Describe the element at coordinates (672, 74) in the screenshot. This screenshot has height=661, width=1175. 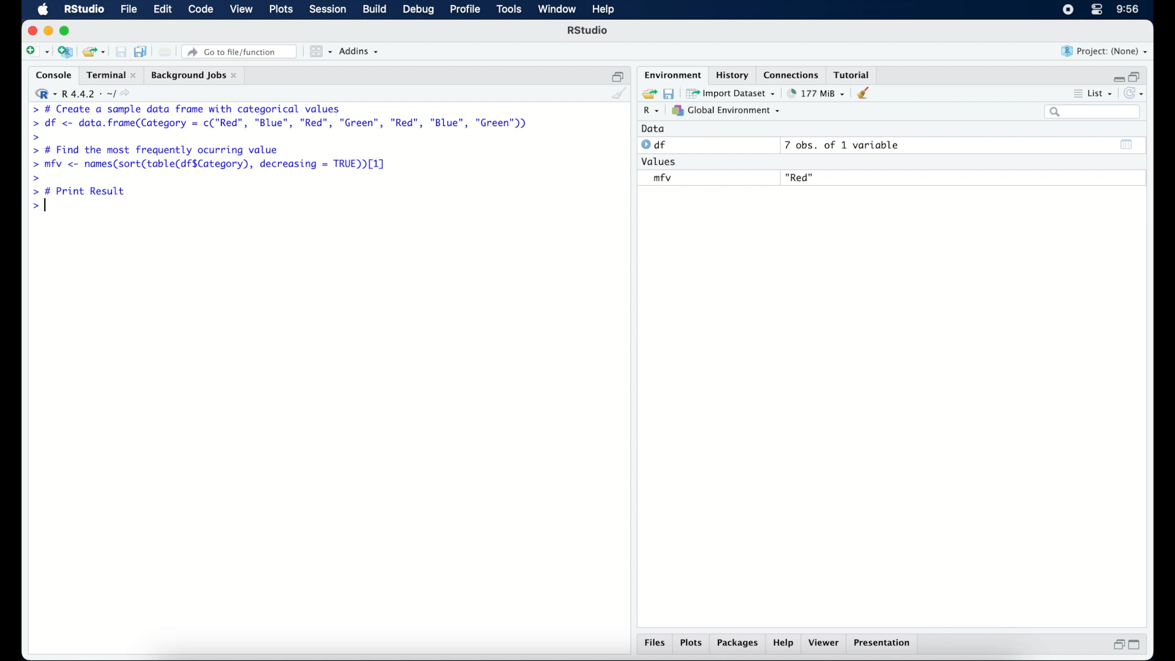
I see `environment` at that location.